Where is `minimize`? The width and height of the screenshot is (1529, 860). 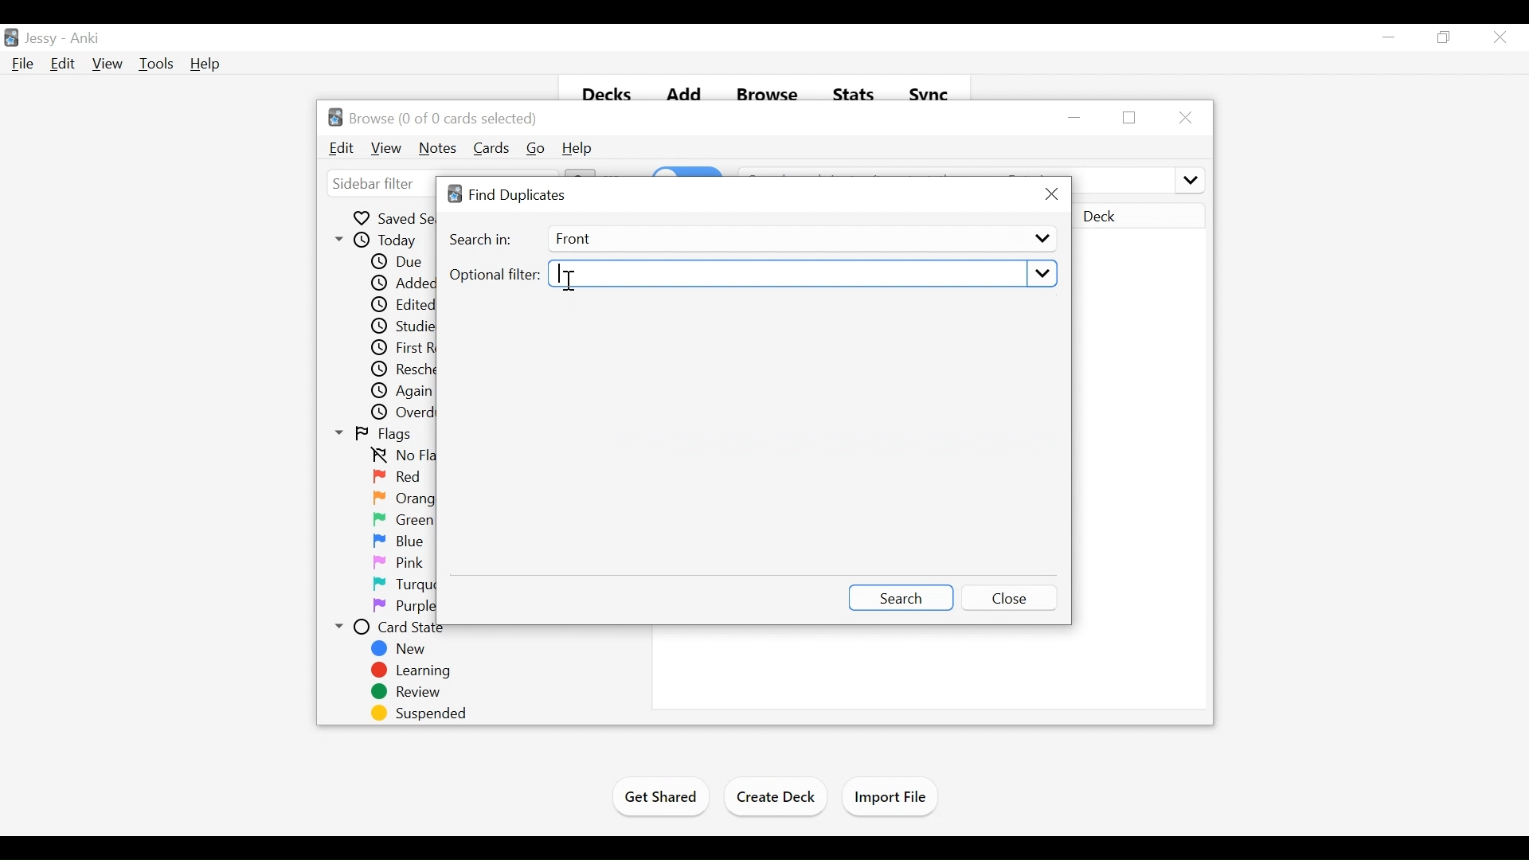 minimize is located at coordinates (1077, 116).